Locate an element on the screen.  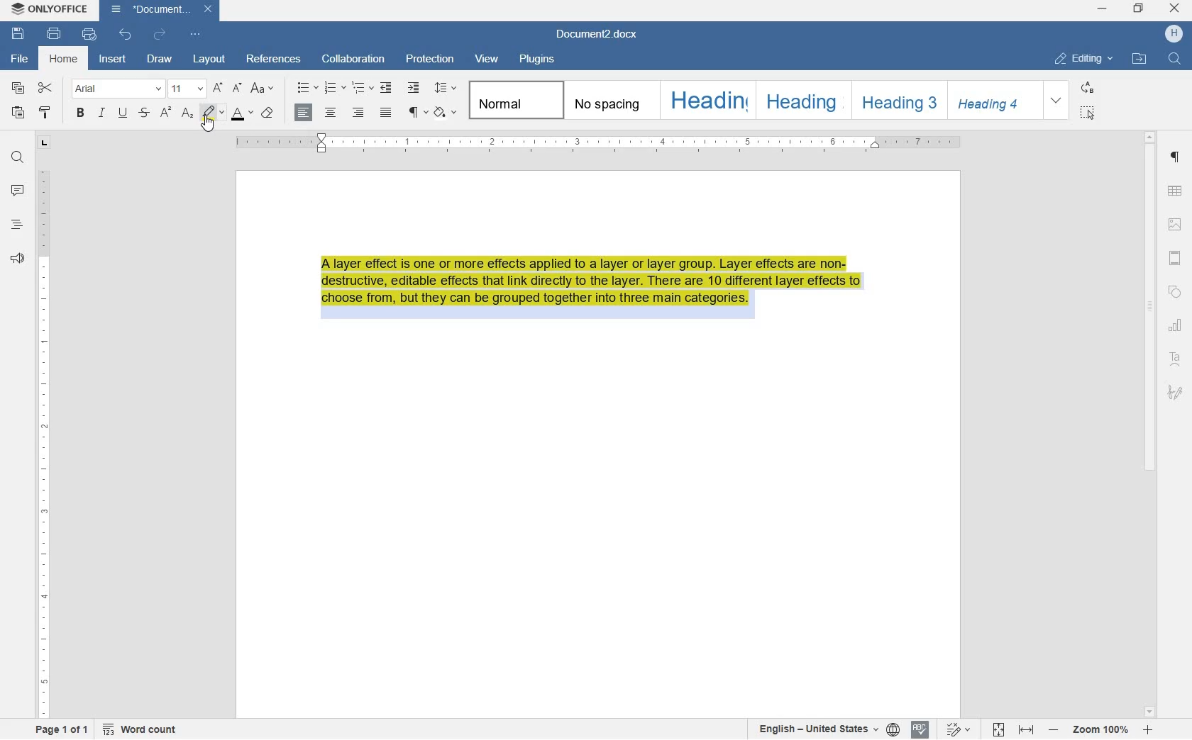
SHADING is located at coordinates (445, 113).